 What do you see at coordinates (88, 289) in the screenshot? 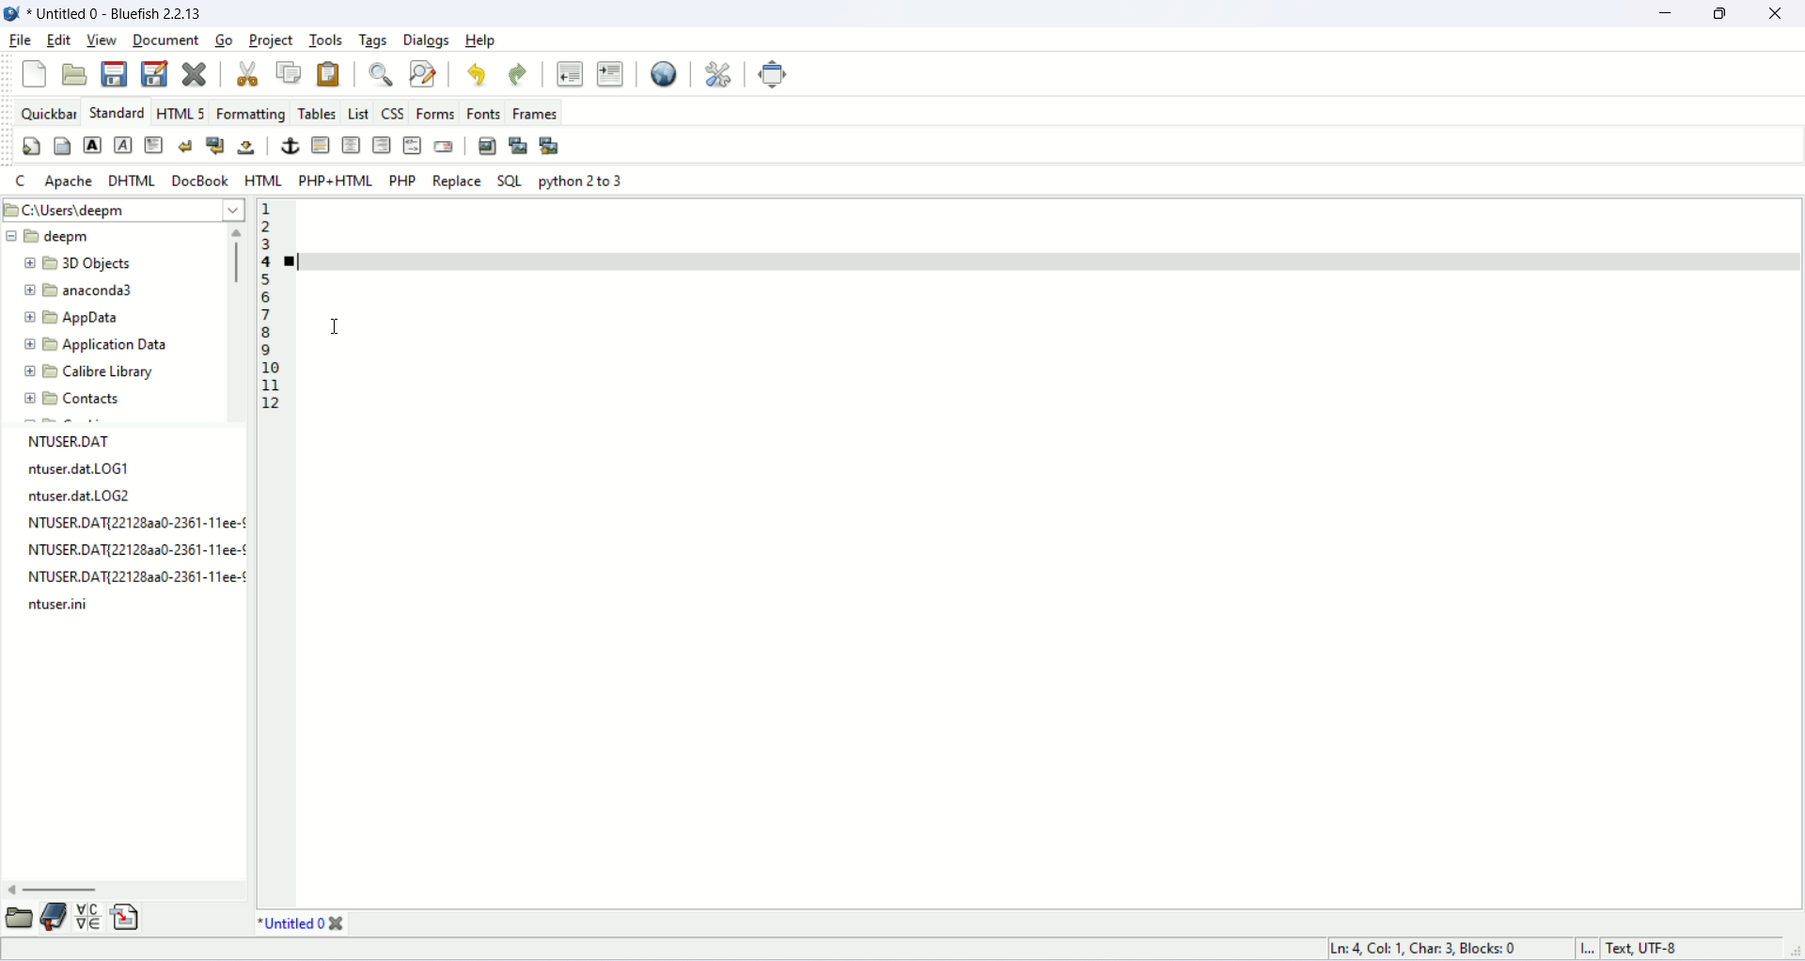
I see `folder name` at bounding box center [88, 289].